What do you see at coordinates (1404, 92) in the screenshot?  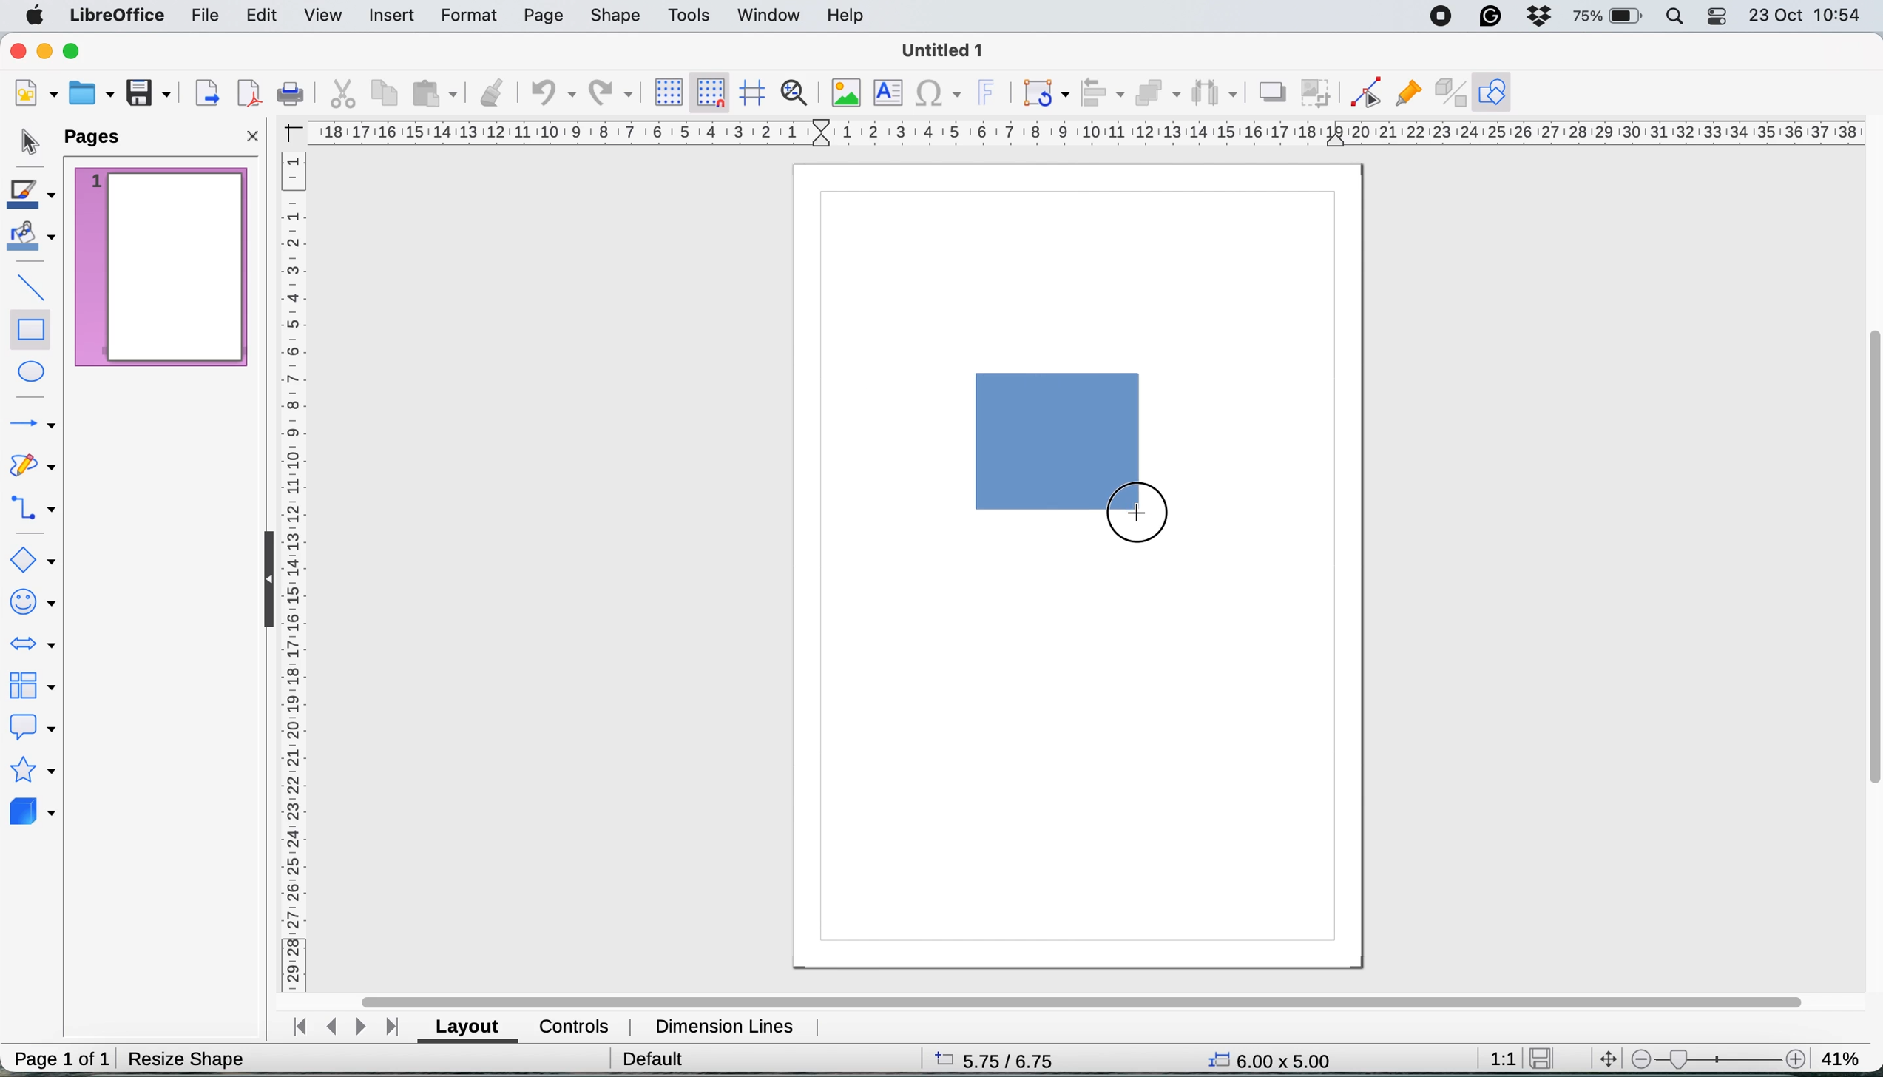 I see `show gluepoint functions` at bounding box center [1404, 92].